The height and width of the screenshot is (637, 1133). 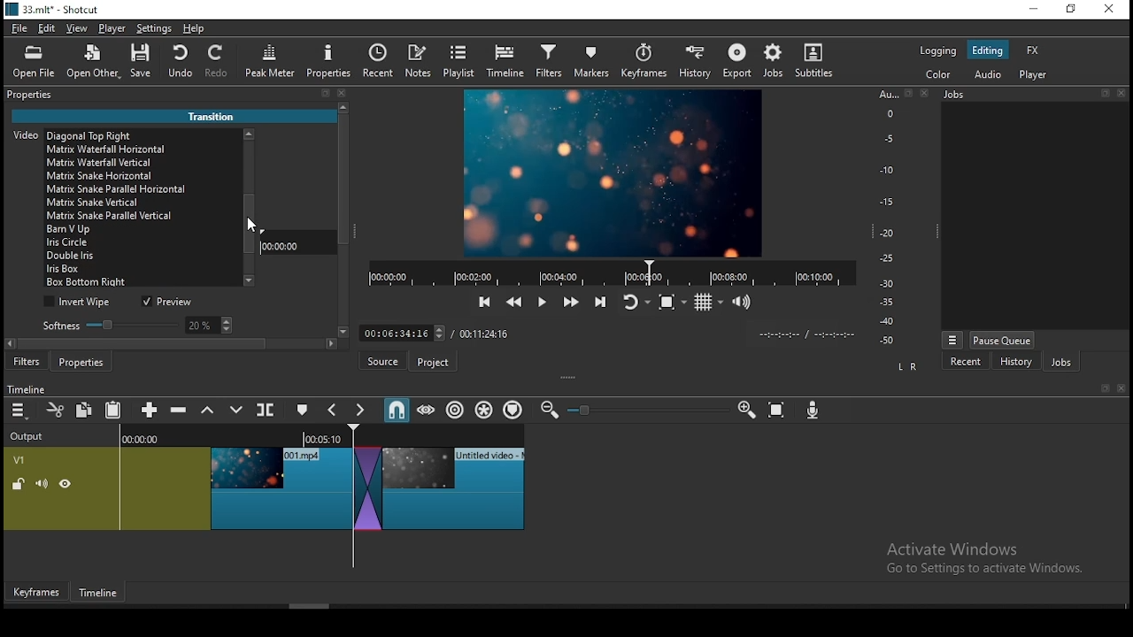 I want to click on undo, so click(x=181, y=62).